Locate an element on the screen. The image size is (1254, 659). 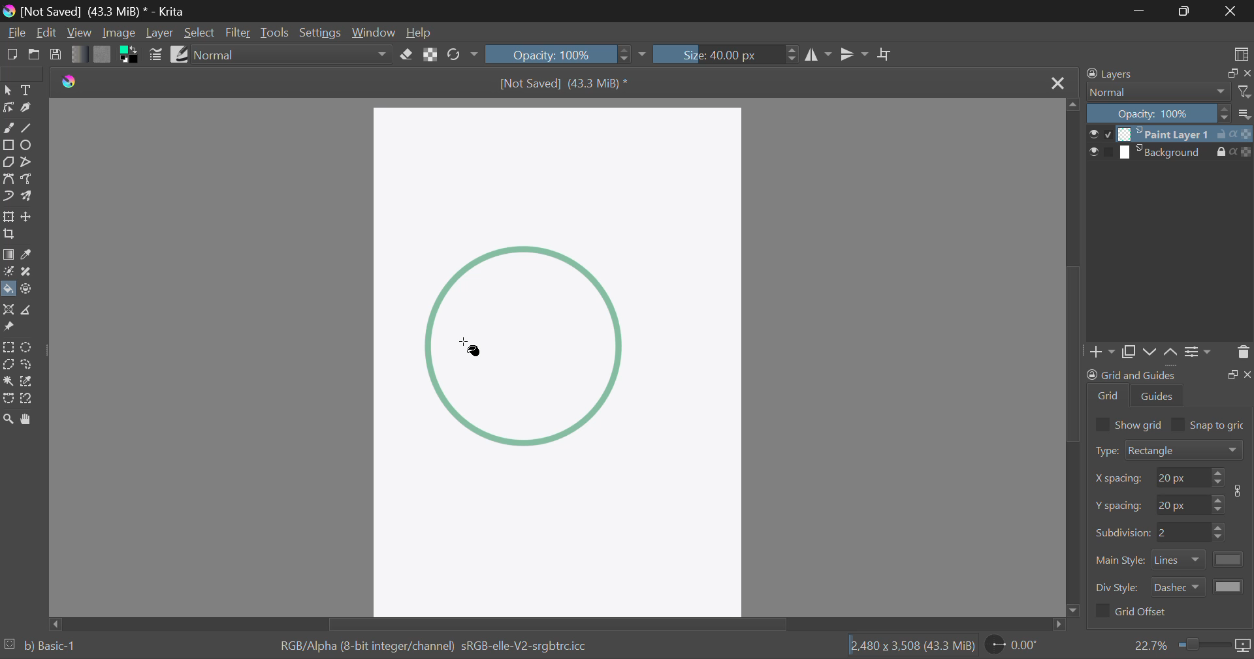
New is located at coordinates (12, 55).